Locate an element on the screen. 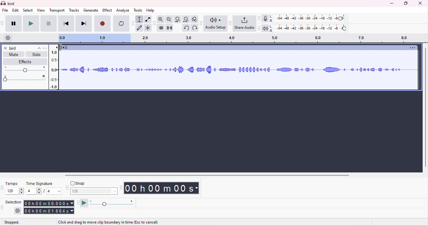  share audio tool bar is located at coordinates (230, 23).